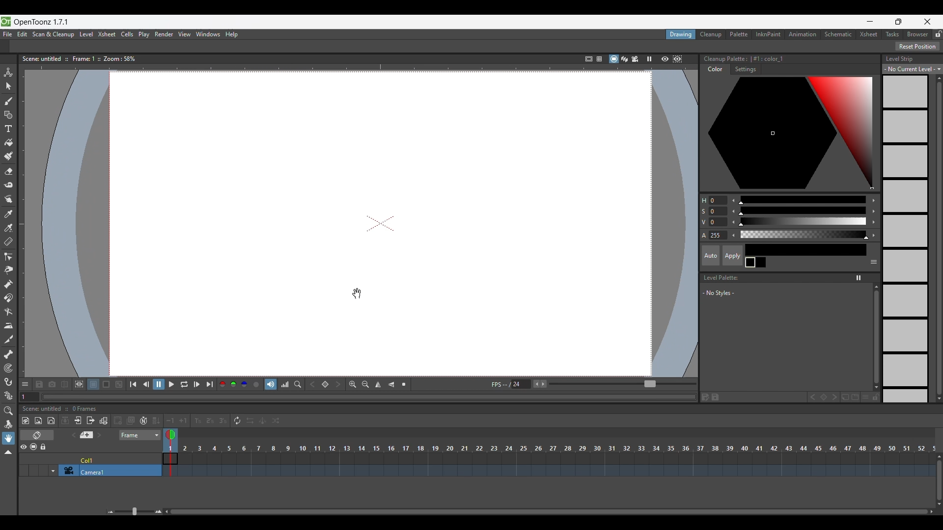  What do you see at coordinates (285, 384) in the screenshot?
I see `Histogram` at bounding box center [285, 384].